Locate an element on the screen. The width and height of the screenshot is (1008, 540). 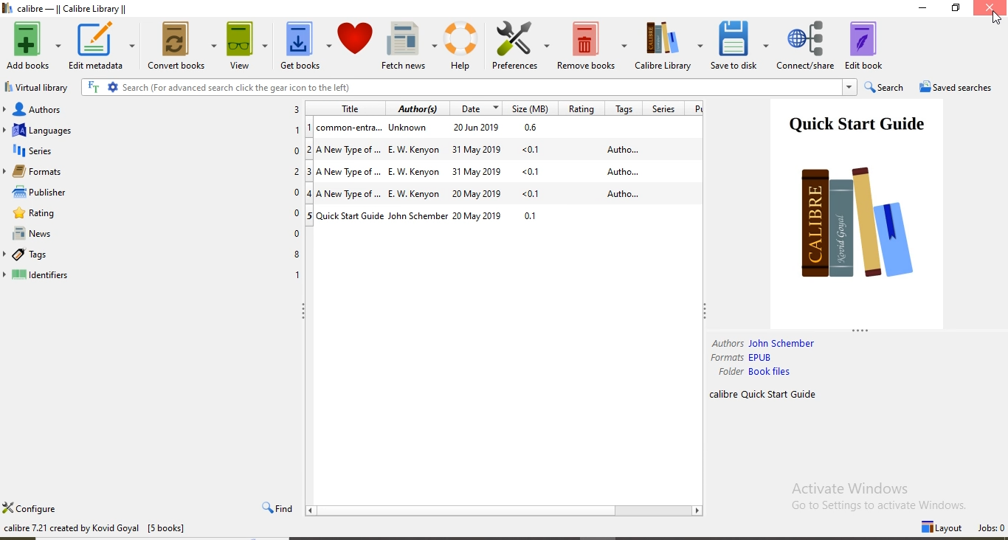
E W Kenyon is located at coordinates (417, 193).